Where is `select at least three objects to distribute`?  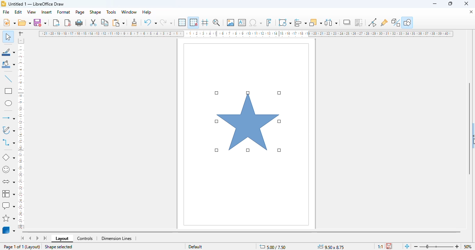 select at least three objects to distribute is located at coordinates (331, 22).